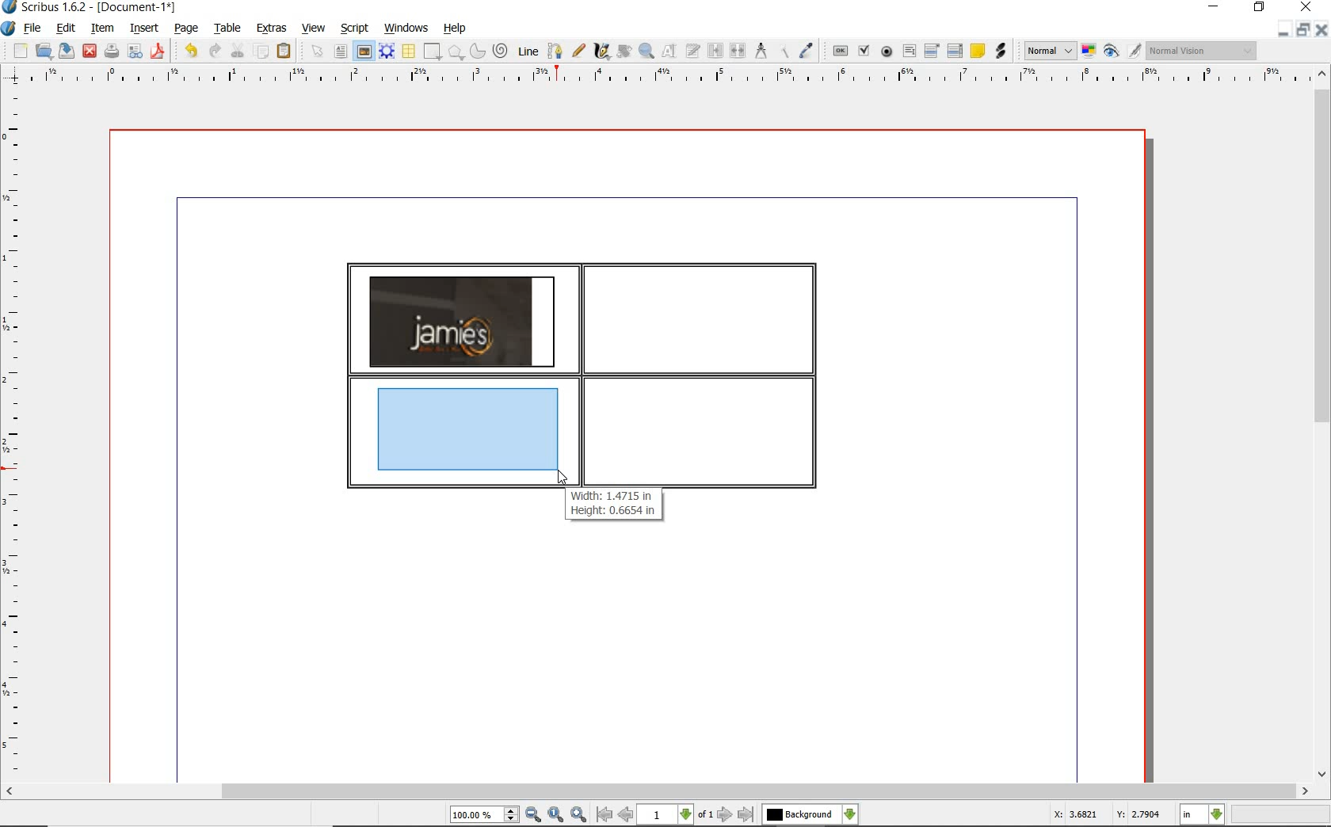  I want to click on edit, so click(64, 29).